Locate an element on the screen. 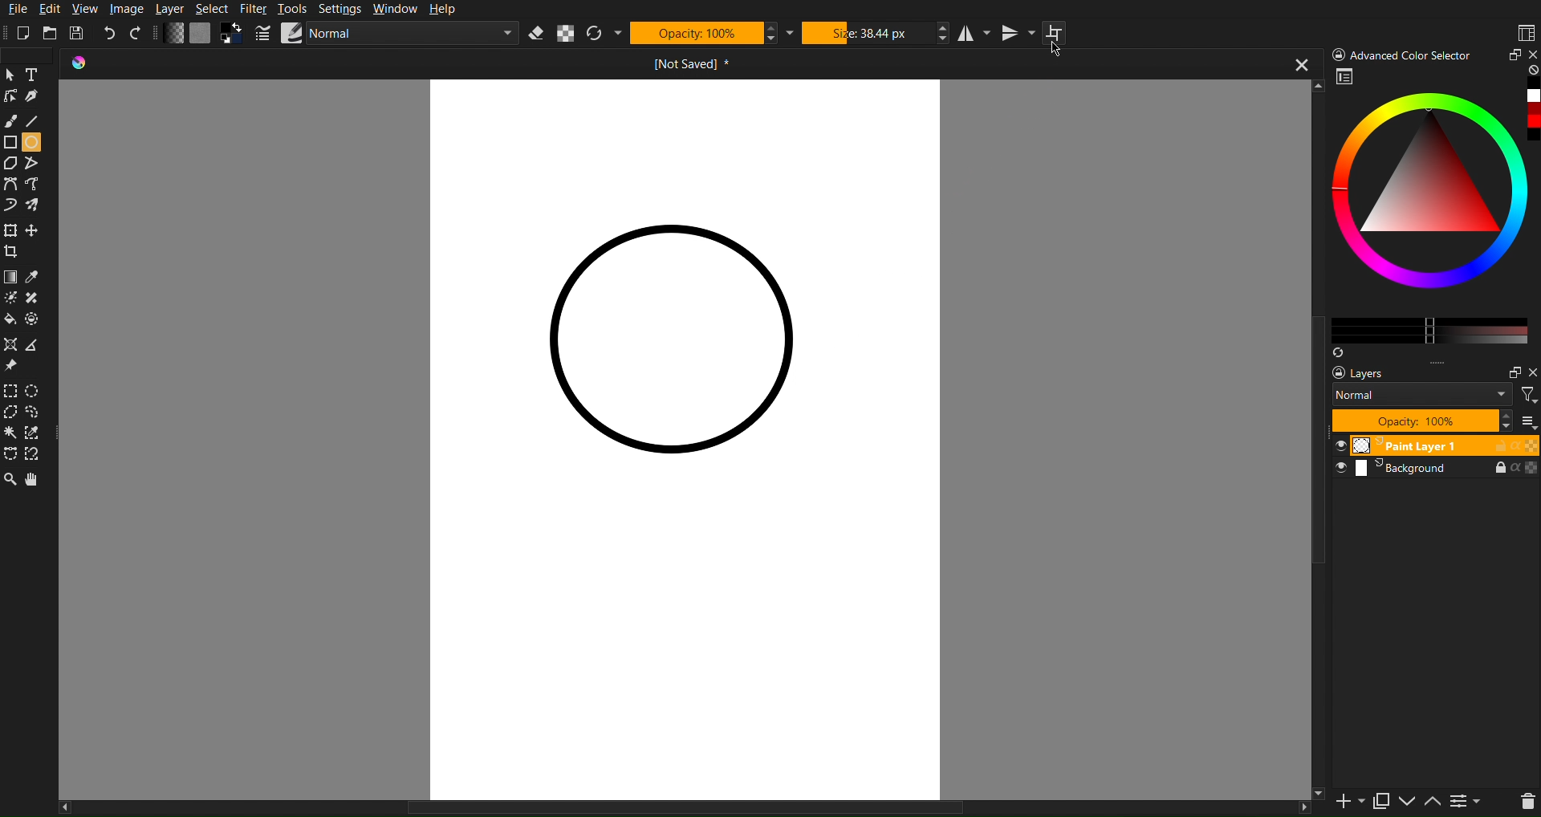  Wraparound is located at coordinates (1056, 28).